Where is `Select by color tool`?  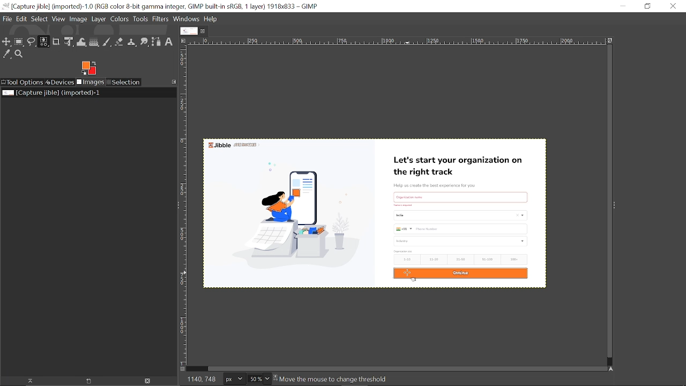 Select by color tool is located at coordinates (43, 41).